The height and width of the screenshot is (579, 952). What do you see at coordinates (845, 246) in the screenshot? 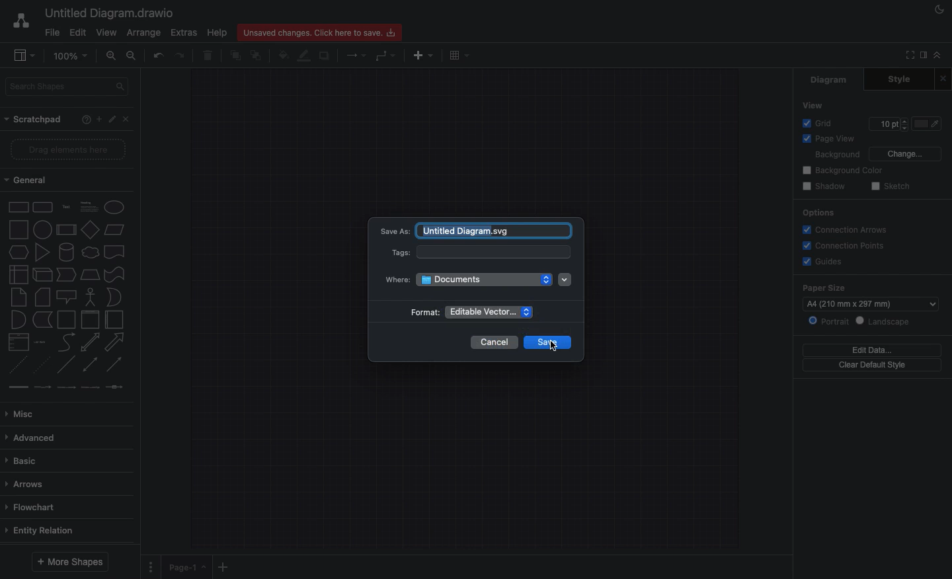
I see `Connections points` at bounding box center [845, 246].